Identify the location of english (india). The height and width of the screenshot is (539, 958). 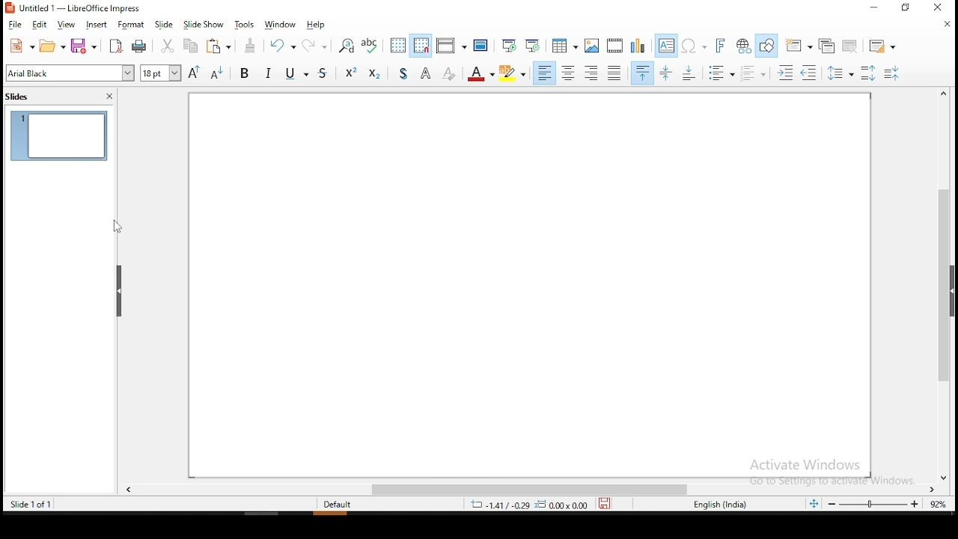
(720, 505).